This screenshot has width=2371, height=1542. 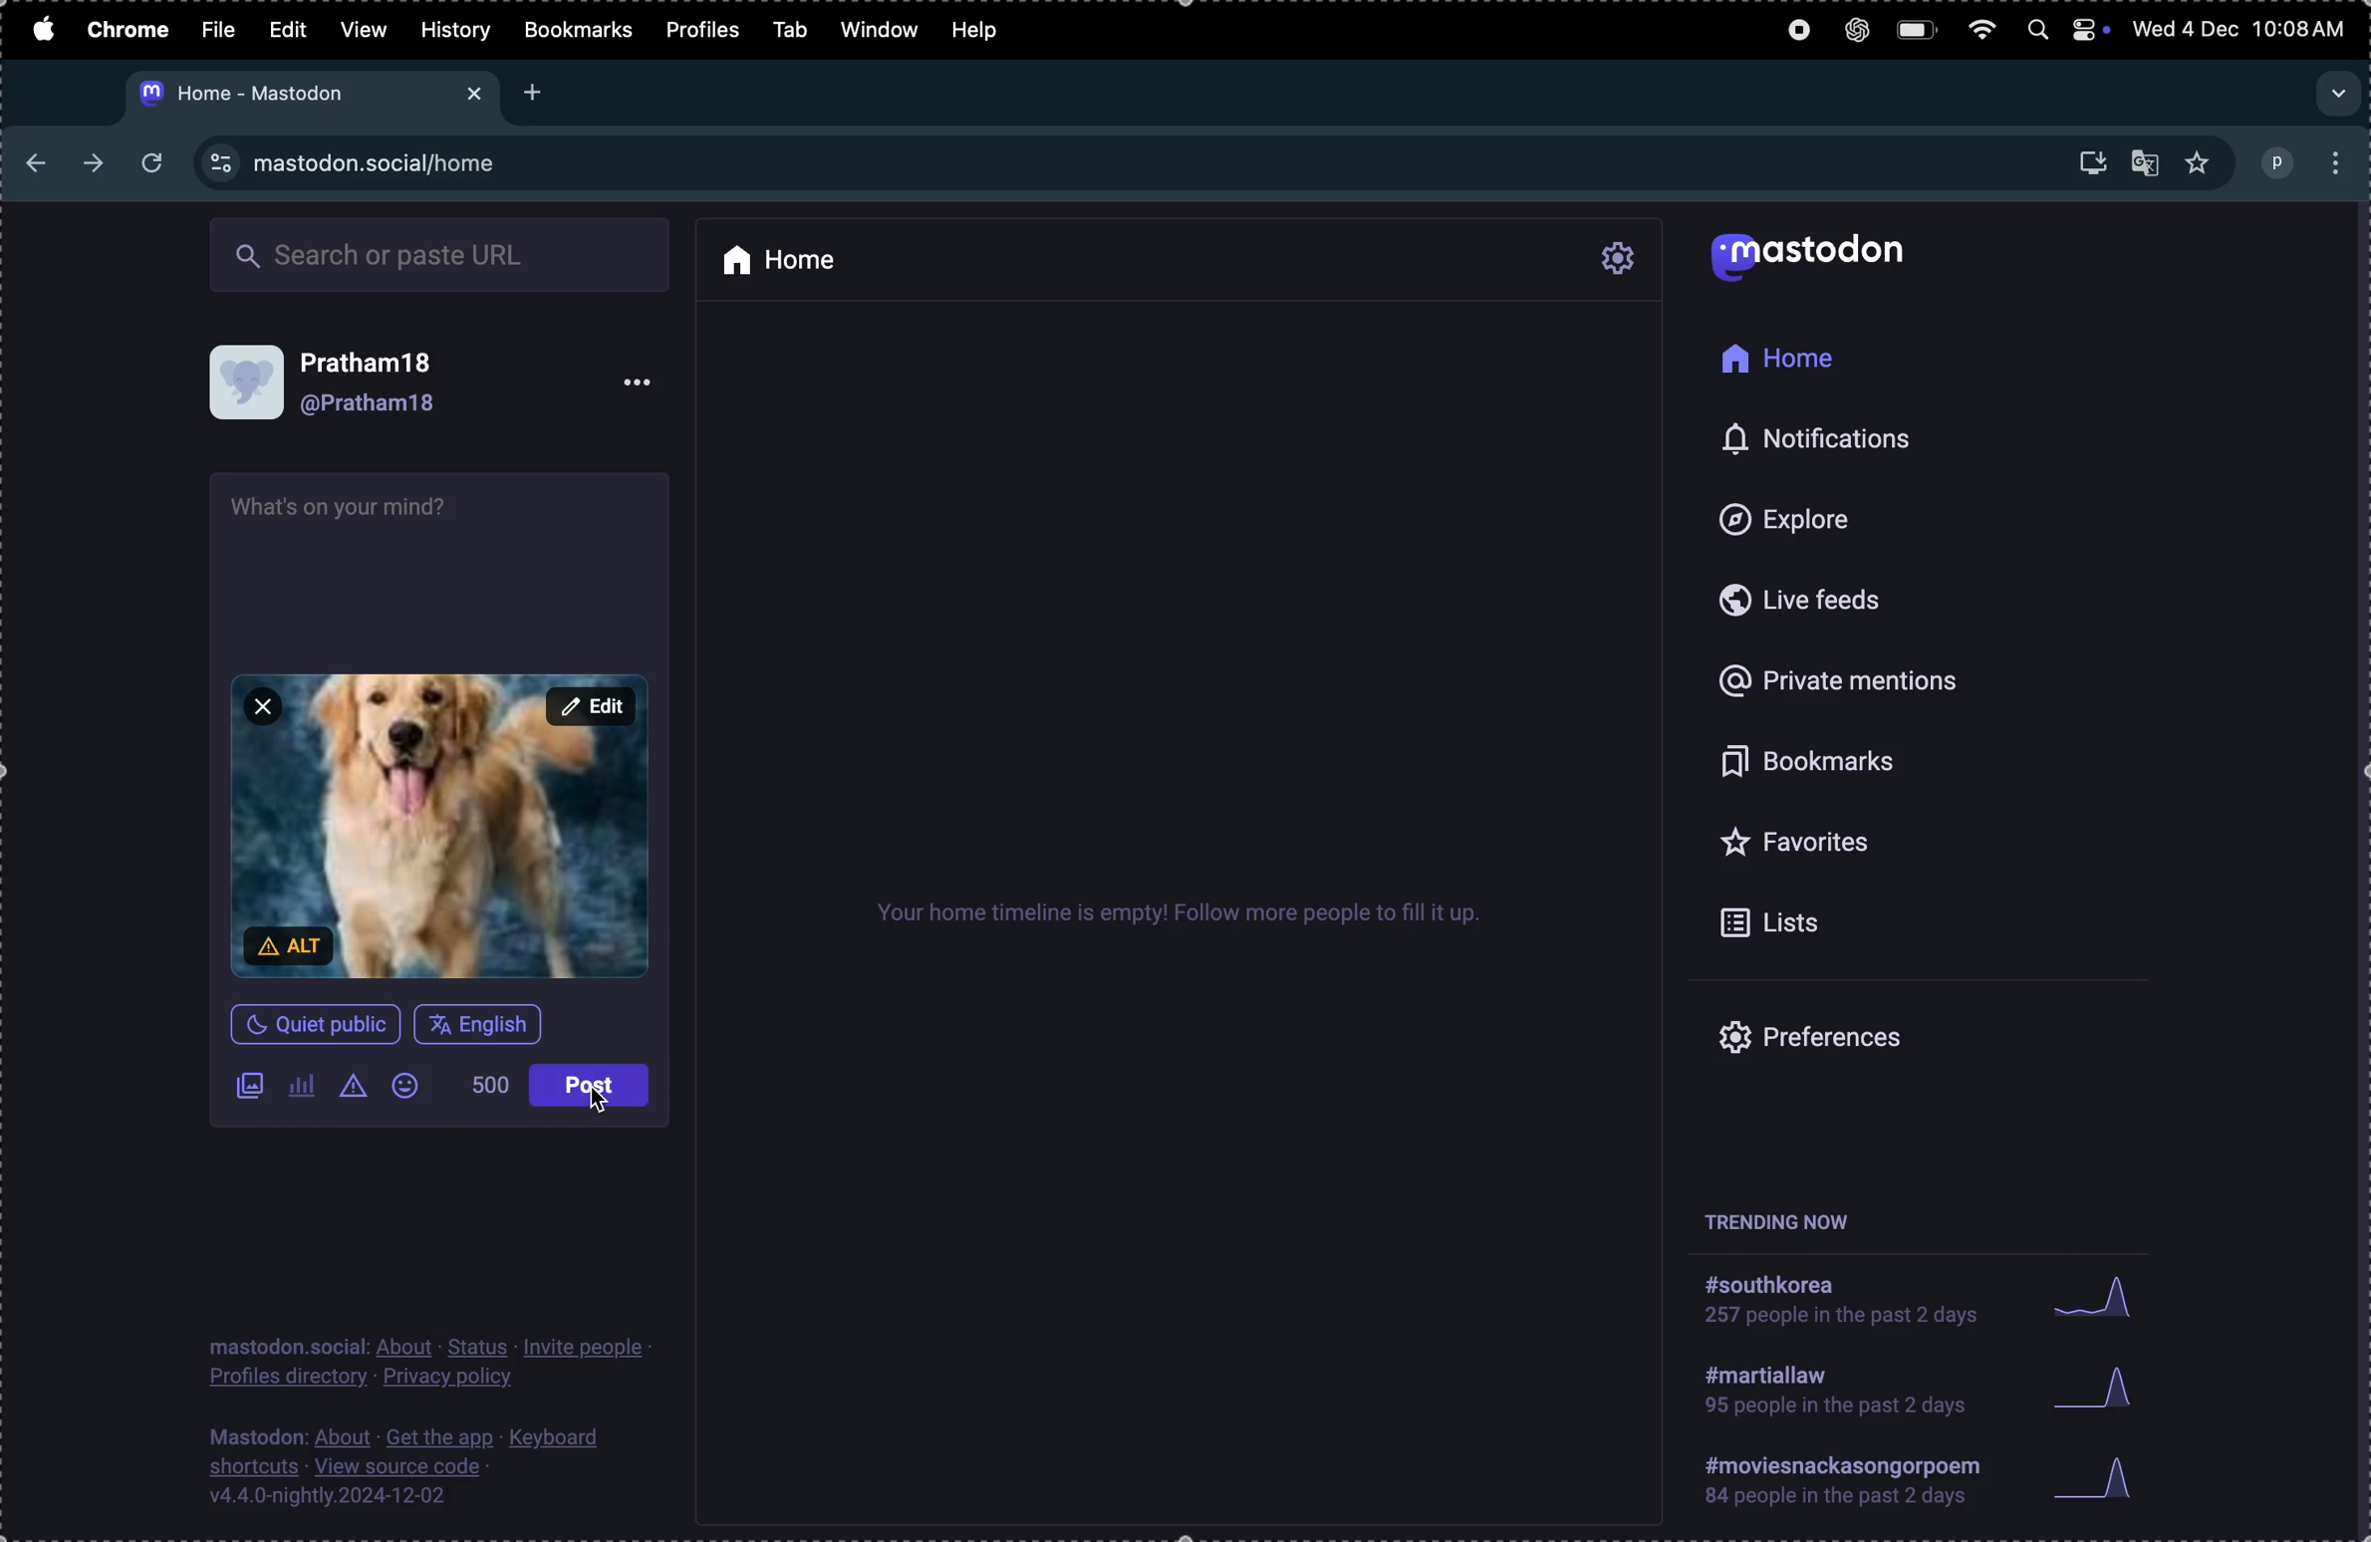 I want to click on graph, so click(x=2103, y=1482).